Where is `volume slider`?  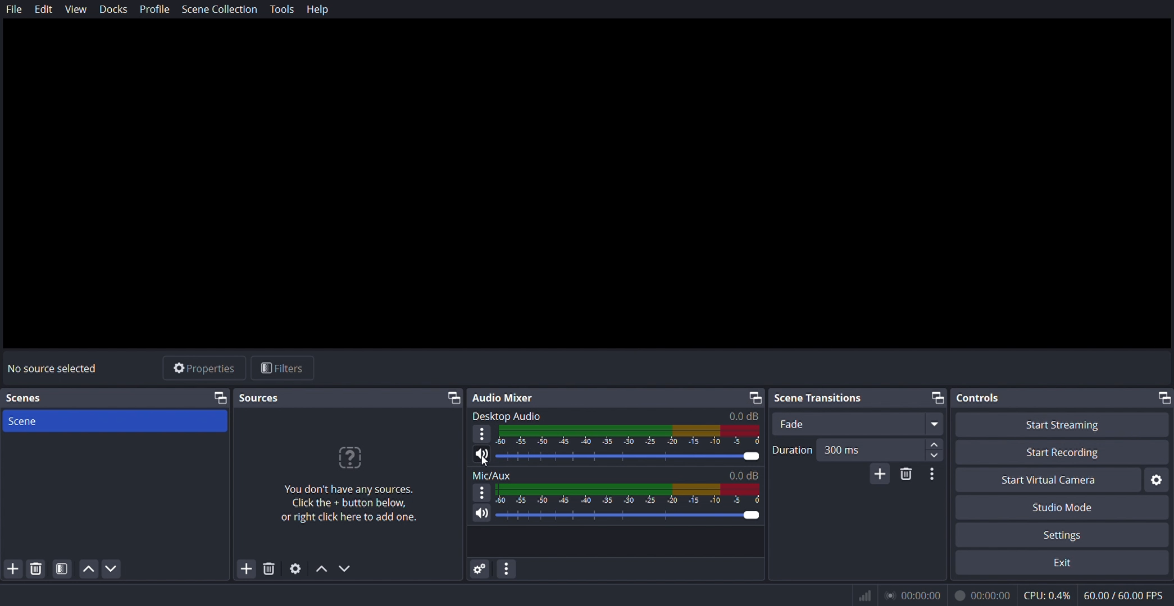
volume slider is located at coordinates (616, 517).